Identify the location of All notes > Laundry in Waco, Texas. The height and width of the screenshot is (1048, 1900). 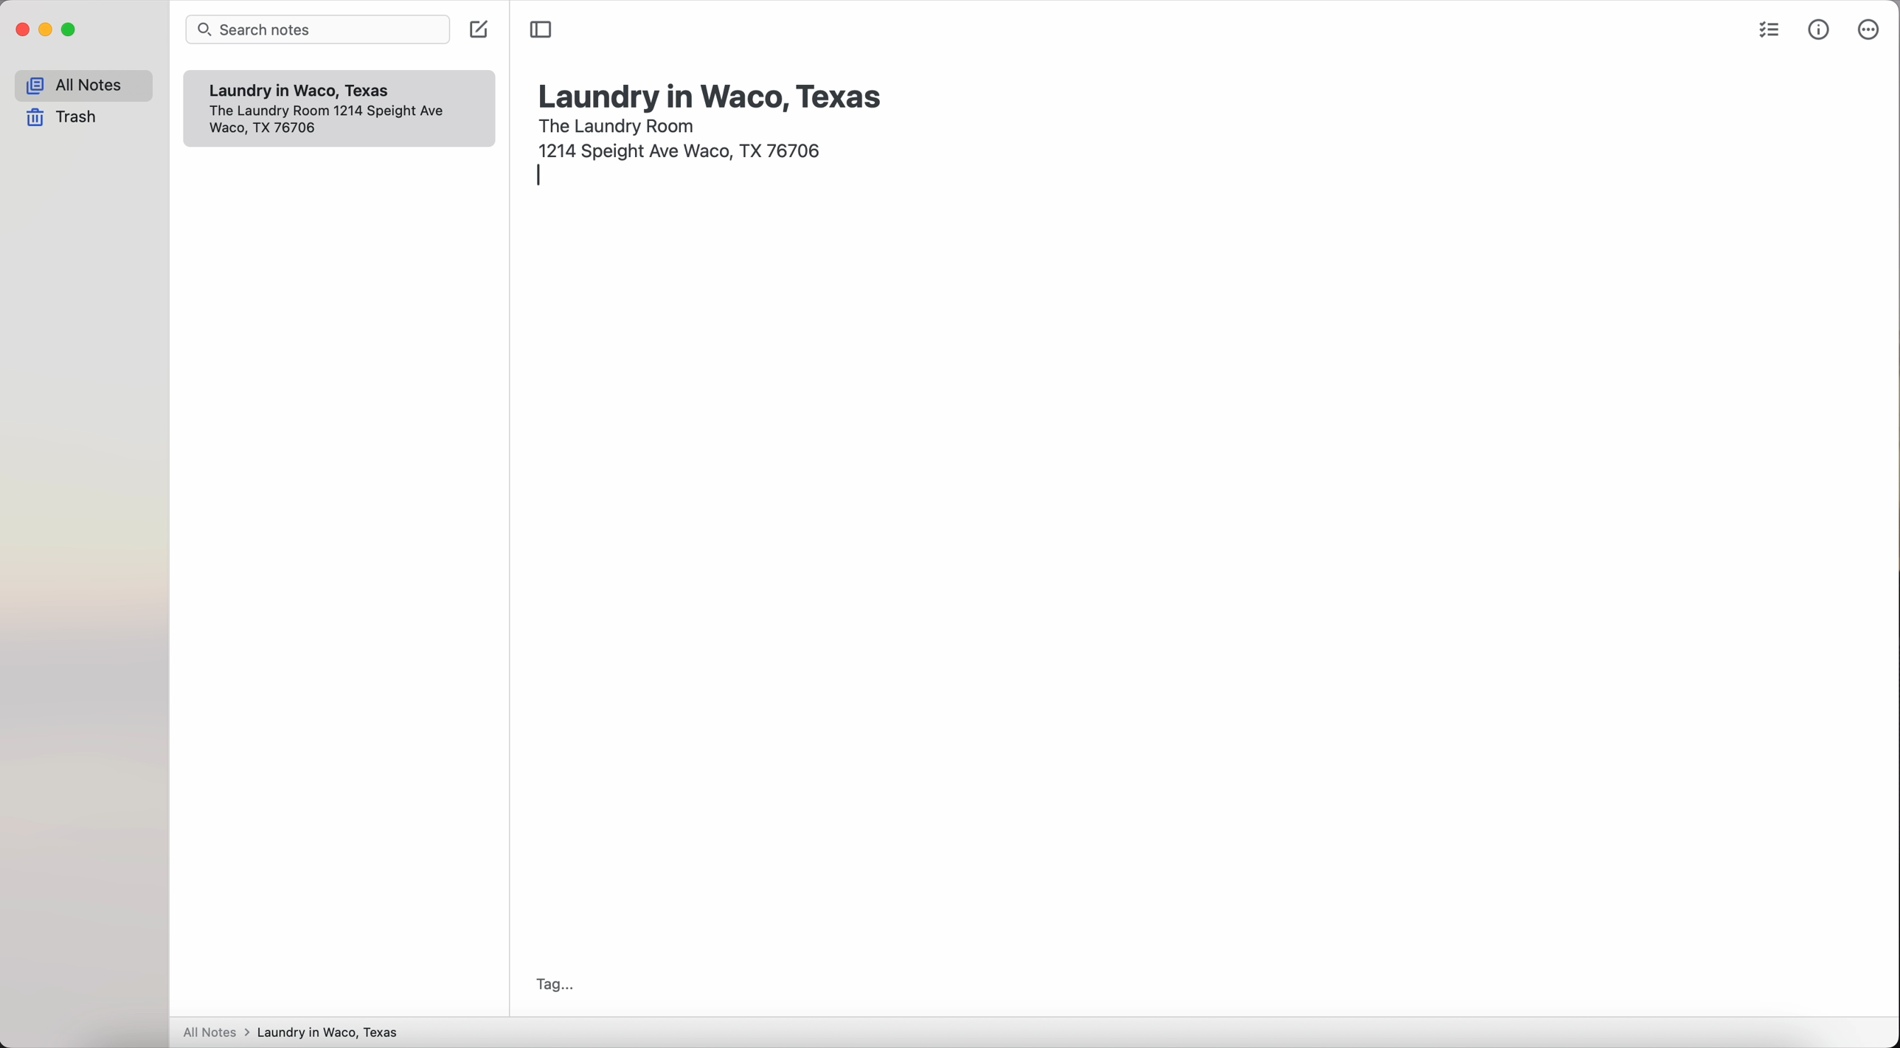
(297, 1033).